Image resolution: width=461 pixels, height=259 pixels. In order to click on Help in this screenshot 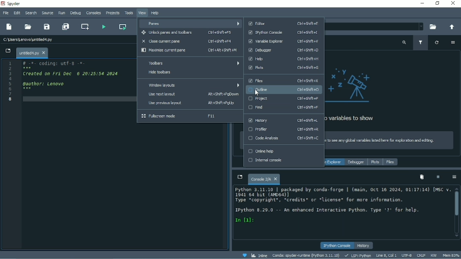, I will do `click(155, 13)`.